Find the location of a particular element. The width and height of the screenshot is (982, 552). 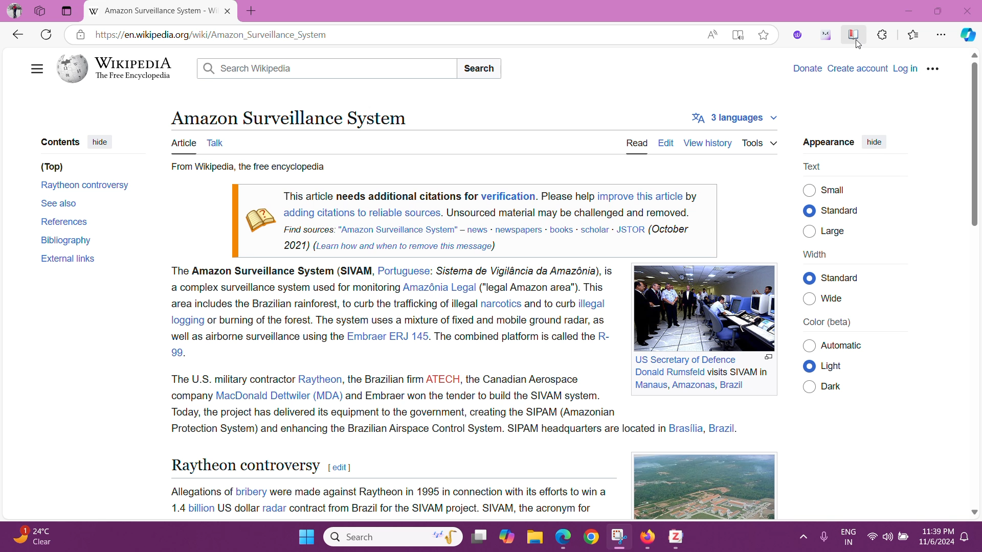

MacDonald Dettwiler (MDA) is located at coordinates (279, 395).